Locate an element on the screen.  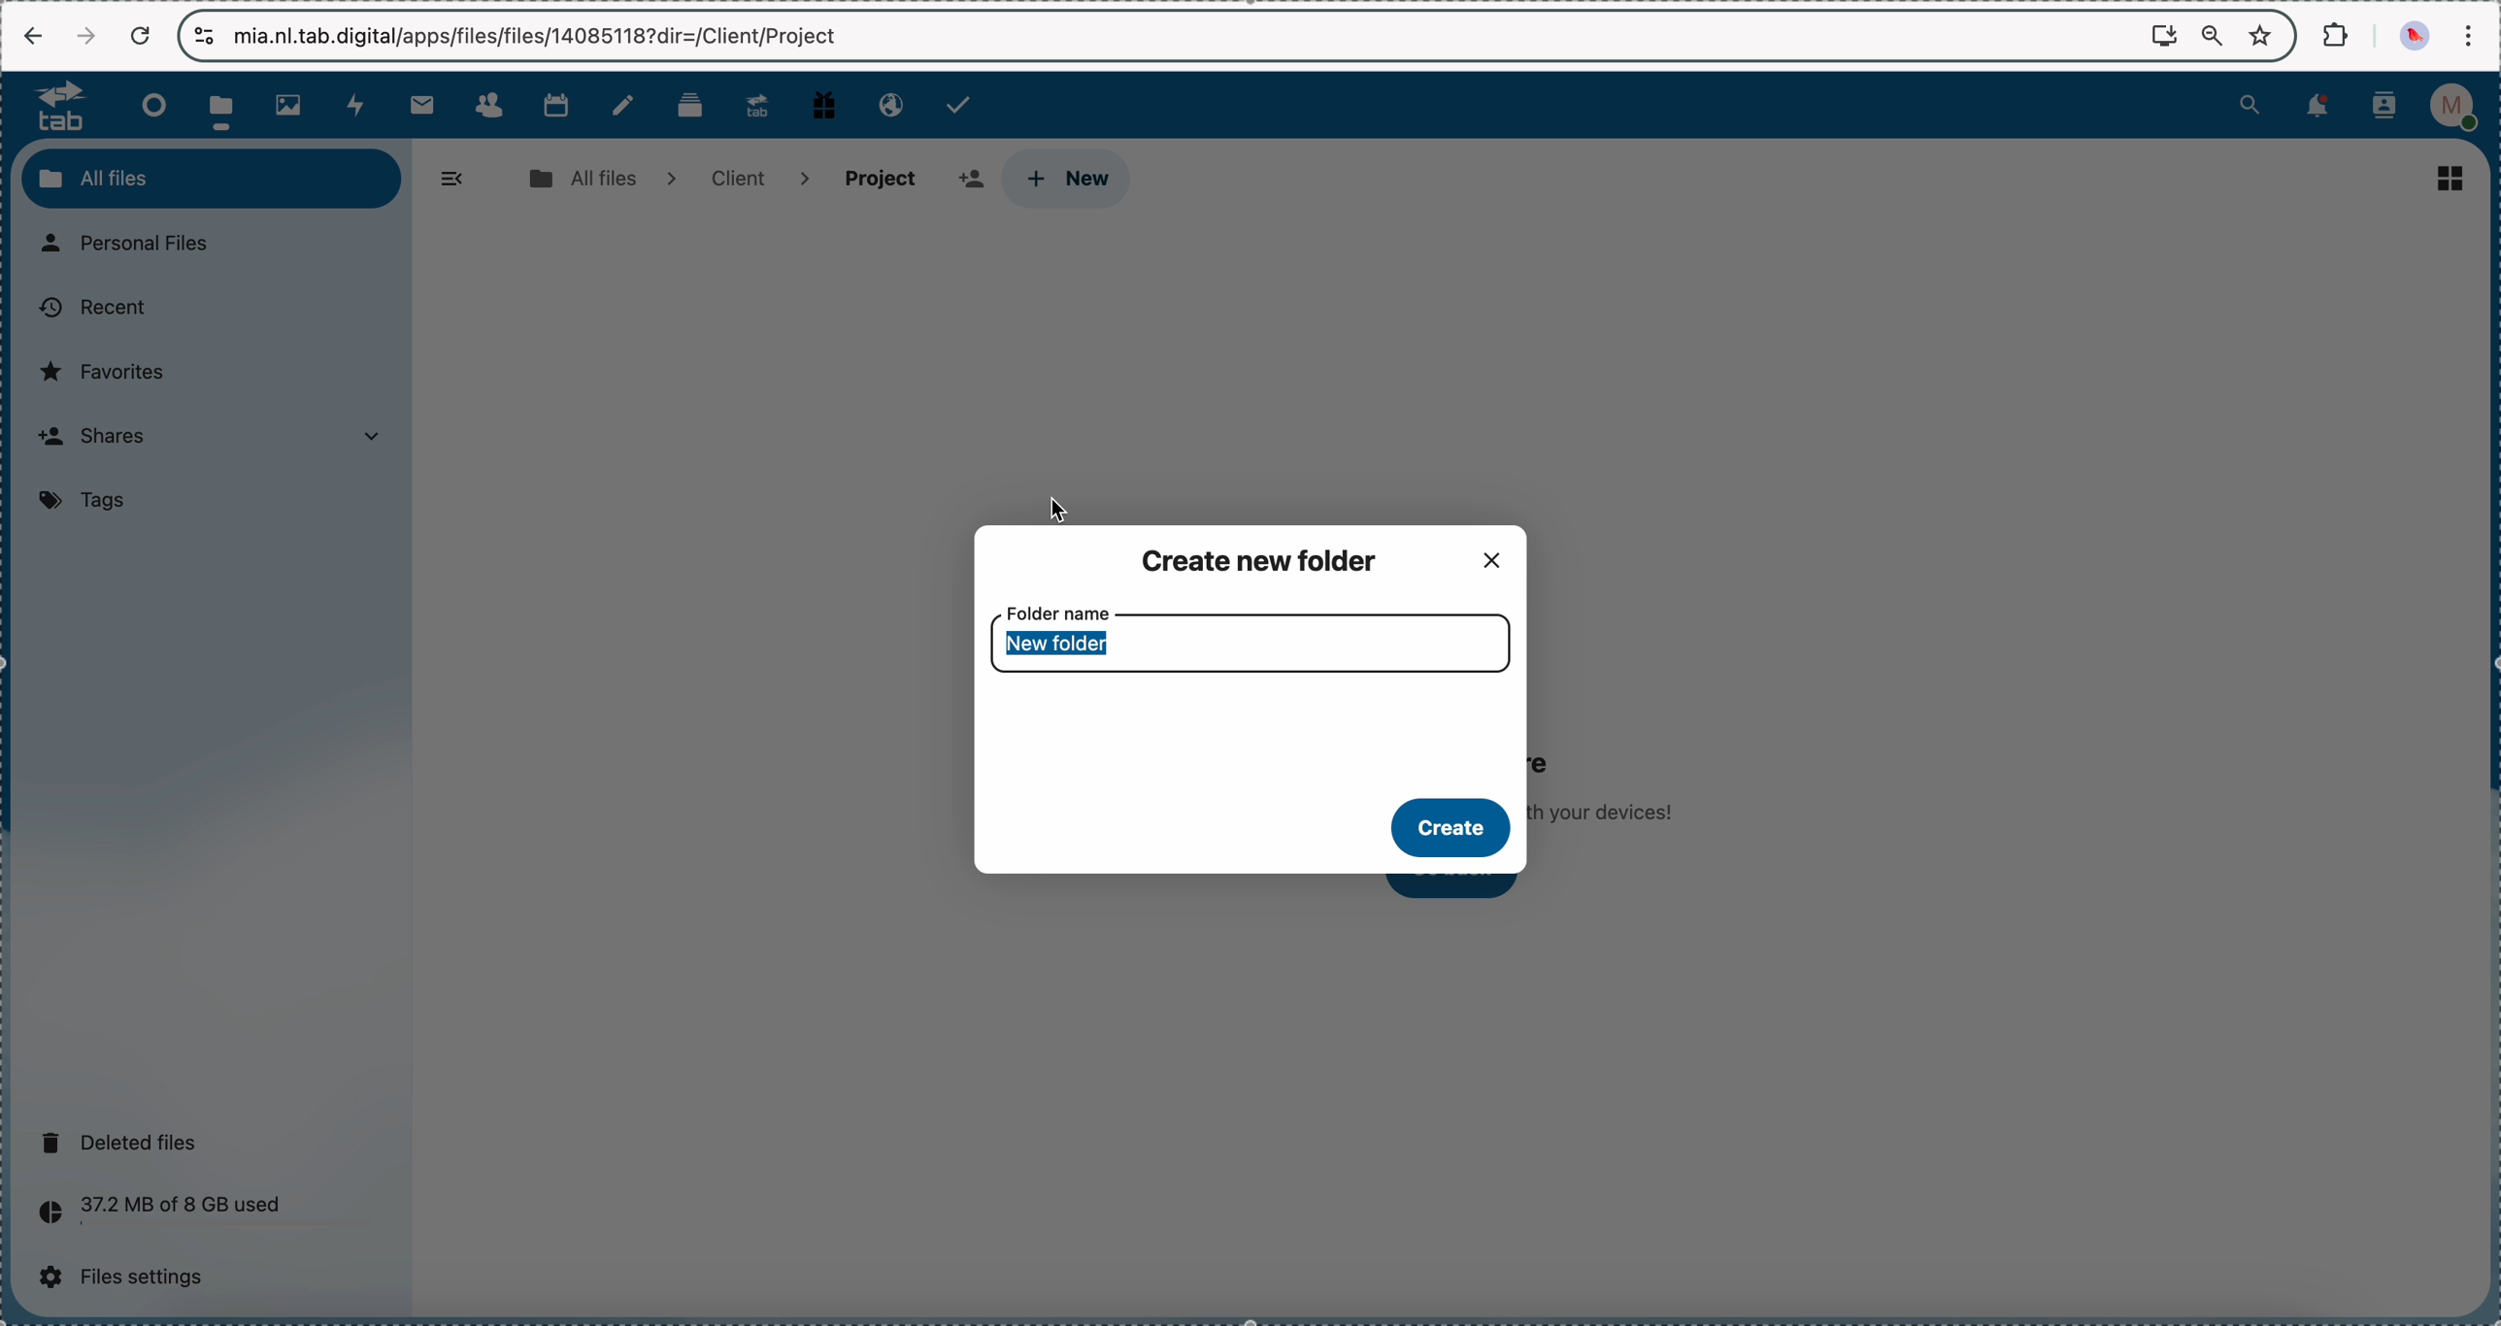
project is located at coordinates (882, 177).